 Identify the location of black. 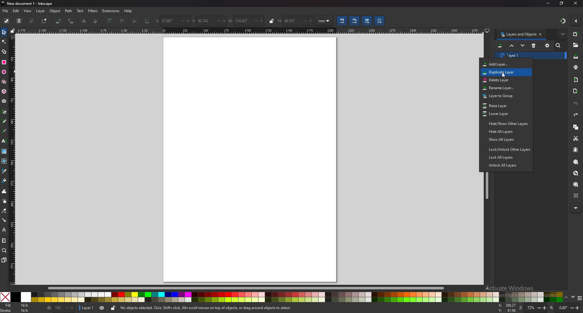
(15, 297).